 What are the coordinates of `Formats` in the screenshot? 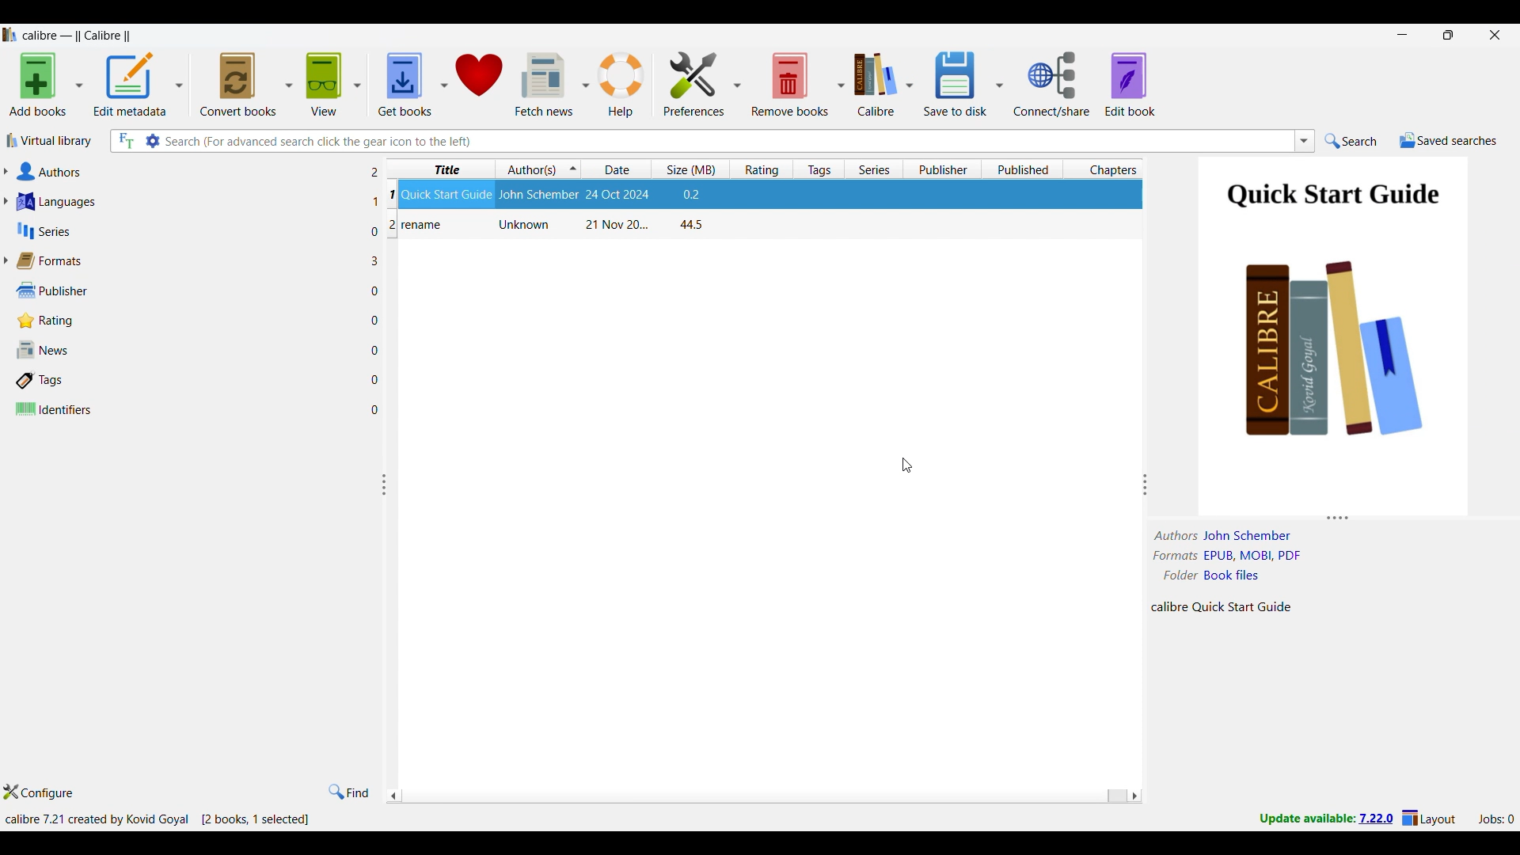 It's located at (185, 260).